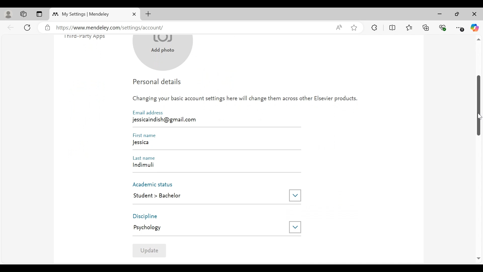 The image size is (483, 272). Describe the element at coordinates (213, 166) in the screenshot. I see `Indimuli` at that location.